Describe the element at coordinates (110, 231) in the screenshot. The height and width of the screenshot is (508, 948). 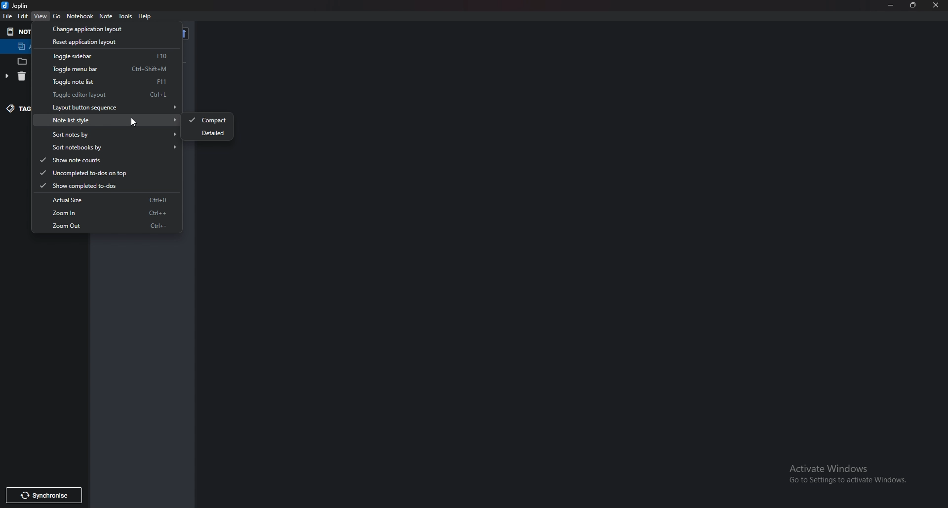
I see `zoom out ctrl_` at that location.